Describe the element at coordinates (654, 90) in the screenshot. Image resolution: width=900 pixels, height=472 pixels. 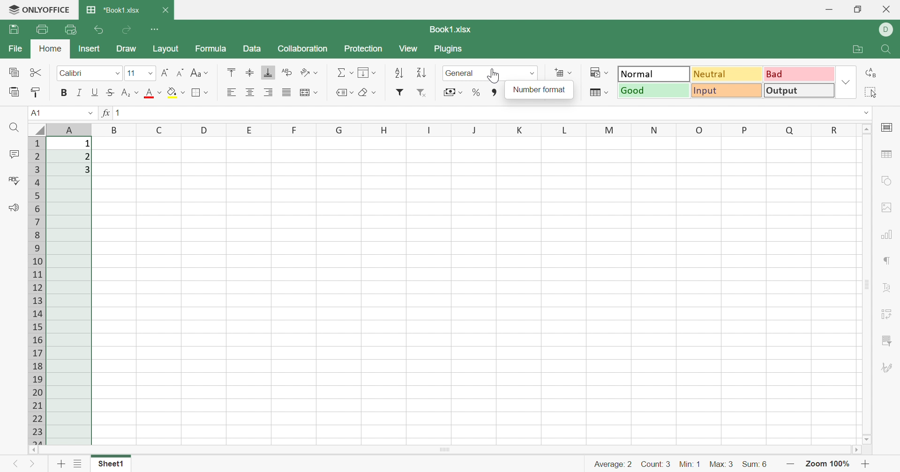
I see `Good` at that location.